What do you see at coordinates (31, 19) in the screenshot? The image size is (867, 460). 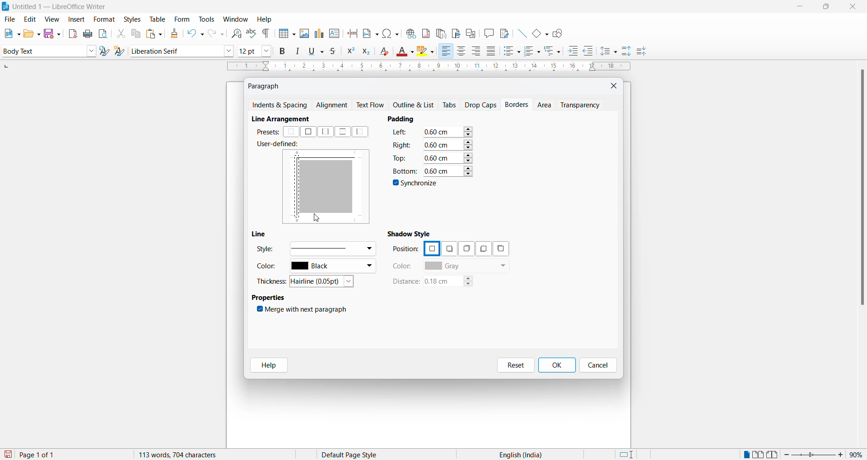 I see `edit` at bounding box center [31, 19].